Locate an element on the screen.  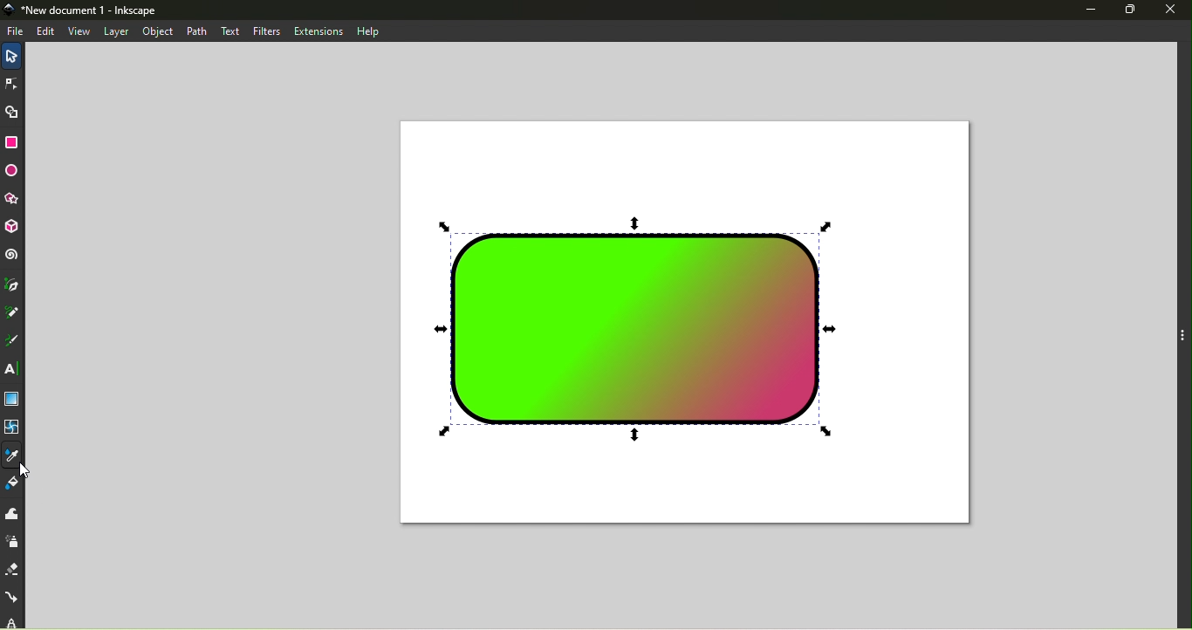
text is located at coordinates (229, 30).